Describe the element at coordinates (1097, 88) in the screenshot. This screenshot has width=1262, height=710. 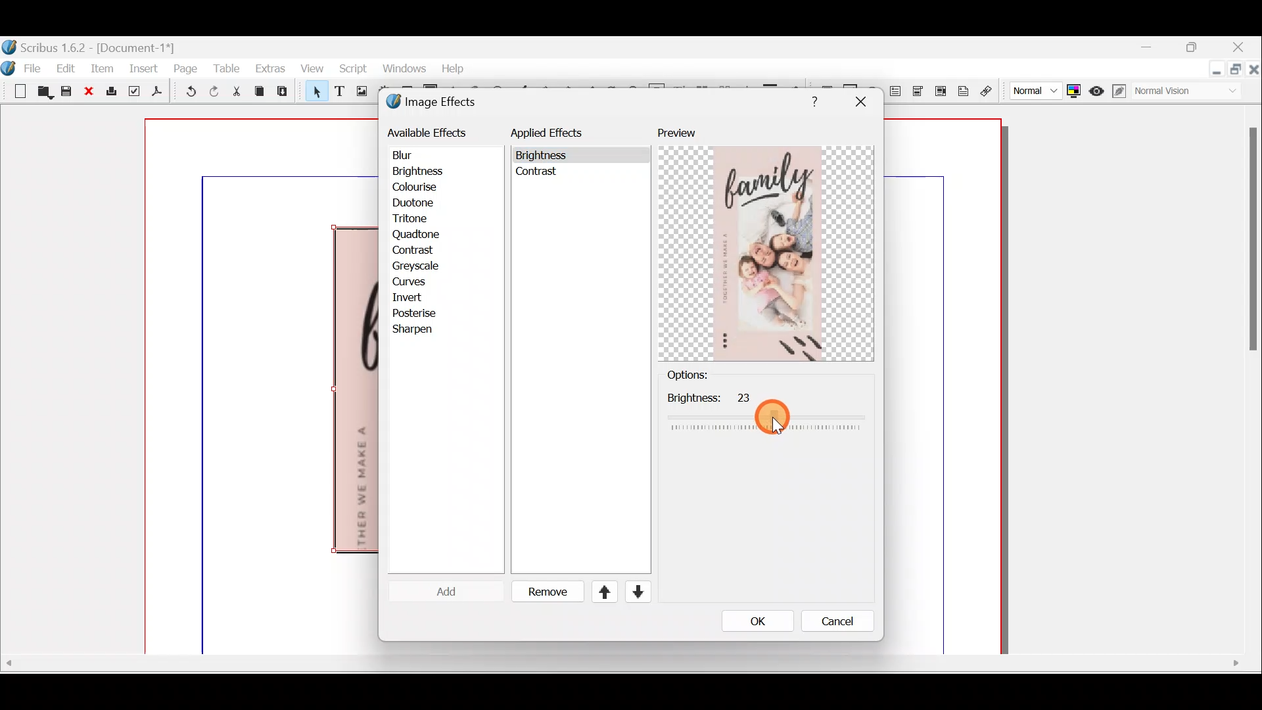
I see `Preview mode` at that location.